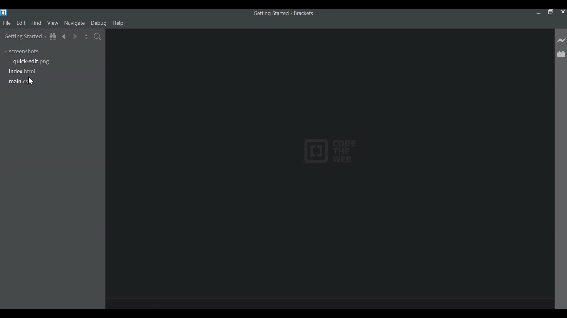  I want to click on File, so click(7, 23).